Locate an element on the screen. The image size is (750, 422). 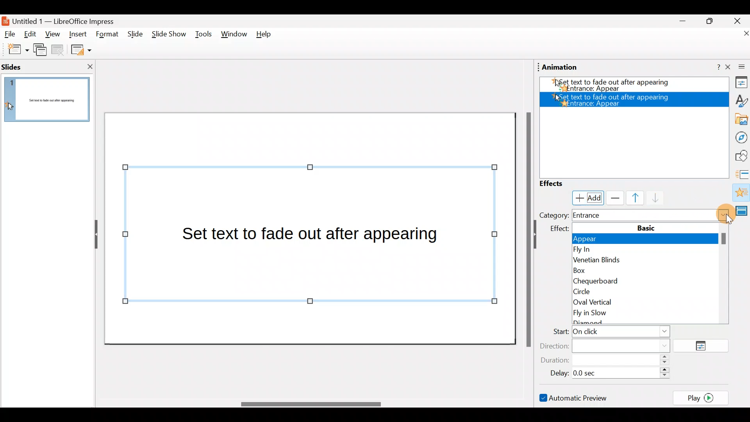
Slide layout is located at coordinates (80, 49).